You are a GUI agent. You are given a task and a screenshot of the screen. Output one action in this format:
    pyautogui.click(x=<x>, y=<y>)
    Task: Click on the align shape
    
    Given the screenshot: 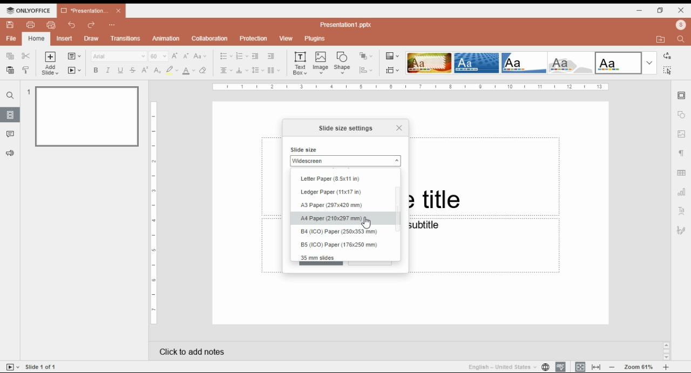 What is the action you would take?
    pyautogui.click(x=367, y=70)
    